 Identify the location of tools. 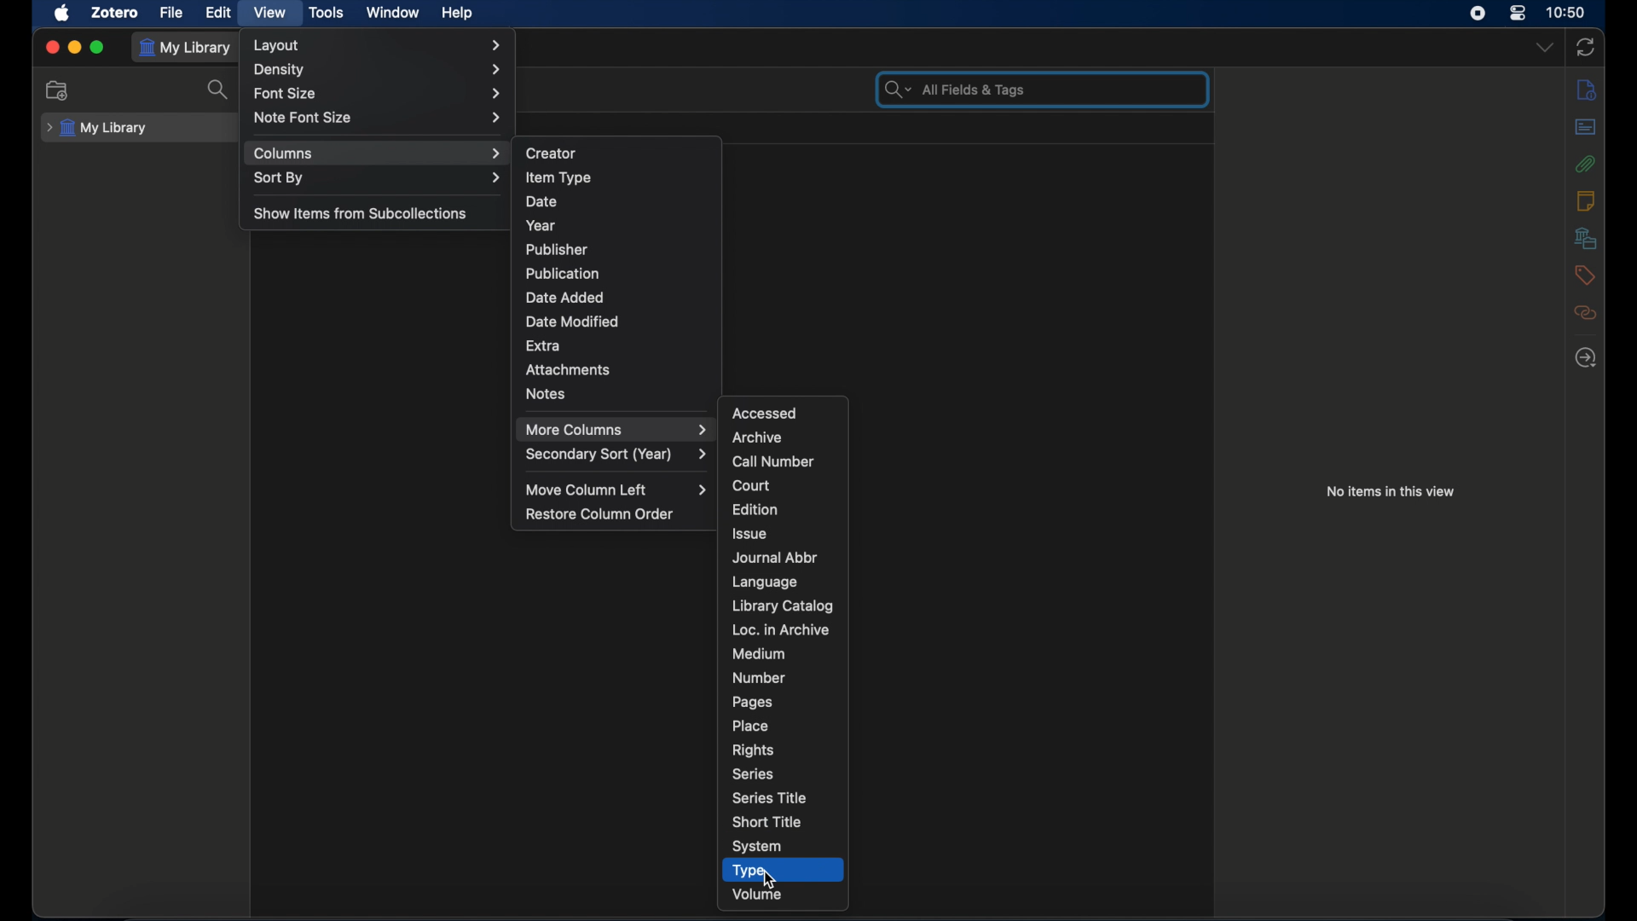
(326, 14).